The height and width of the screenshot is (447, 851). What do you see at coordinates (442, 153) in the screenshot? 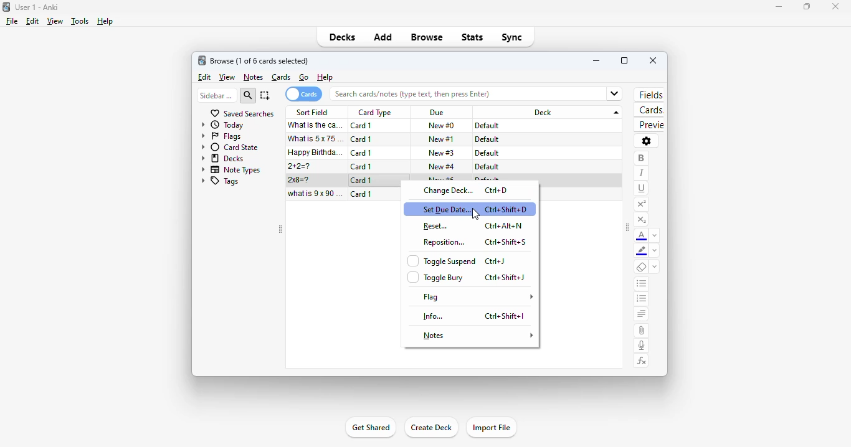
I see `new #3` at bounding box center [442, 153].